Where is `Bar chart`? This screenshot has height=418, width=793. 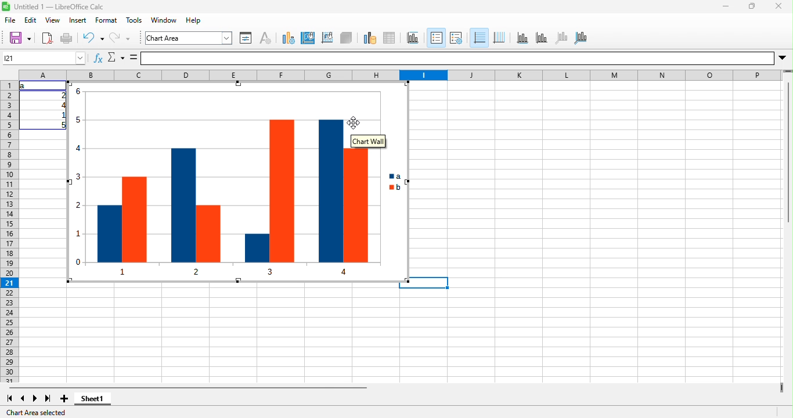 Bar chart is located at coordinates (208, 182).